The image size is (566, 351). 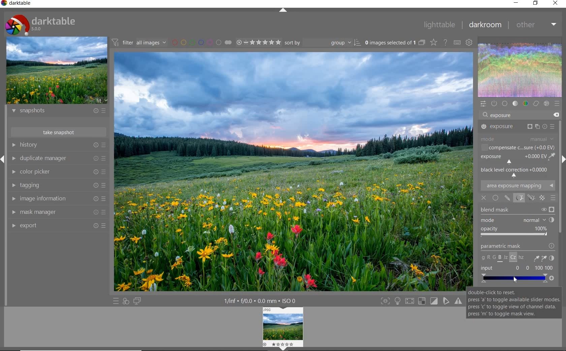 I want to click on history, so click(x=58, y=145).